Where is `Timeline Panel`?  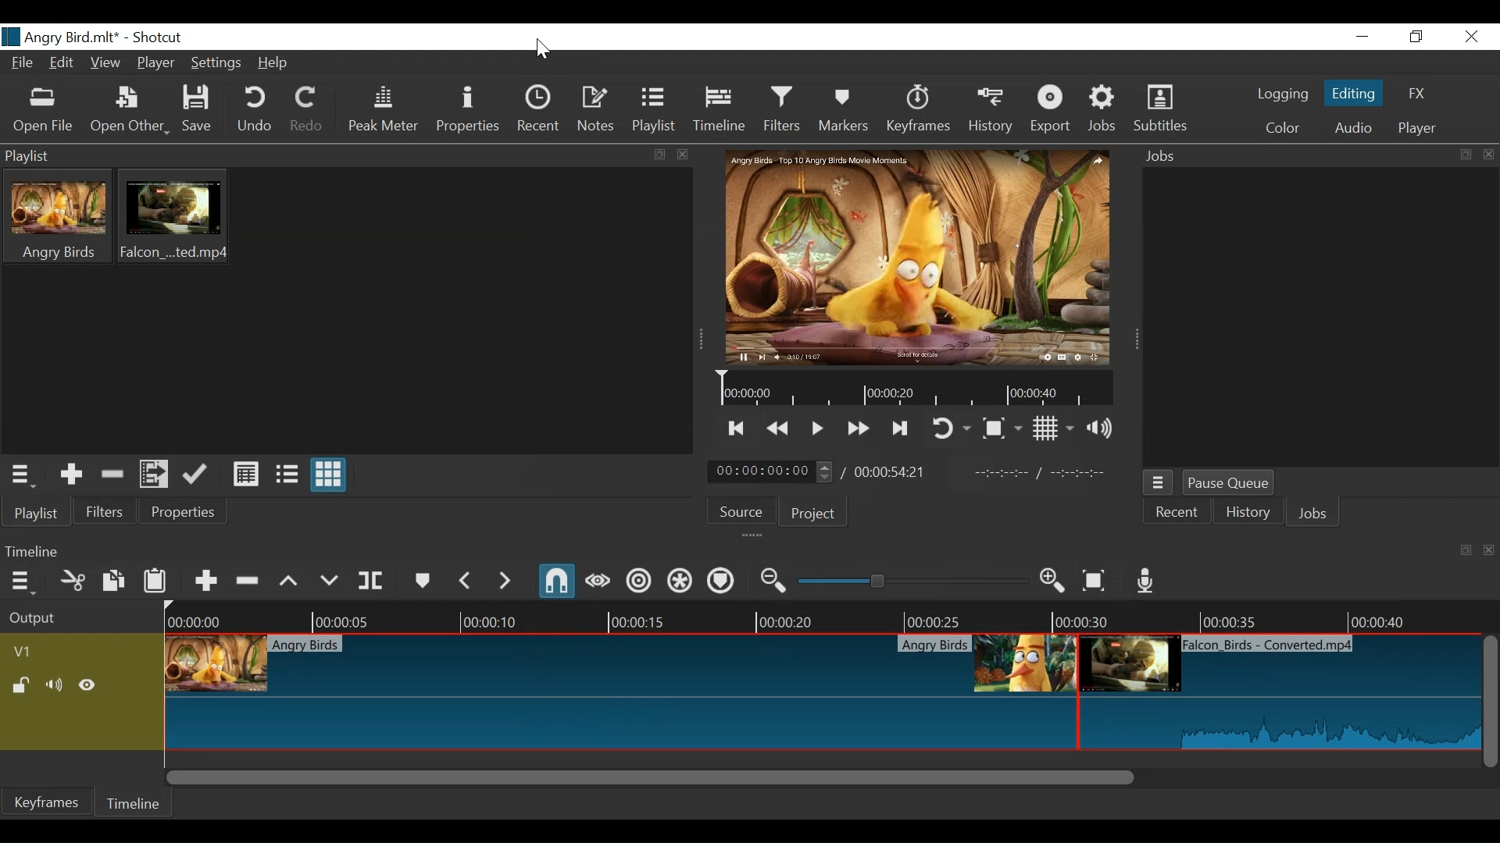 Timeline Panel is located at coordinates (749, 552).